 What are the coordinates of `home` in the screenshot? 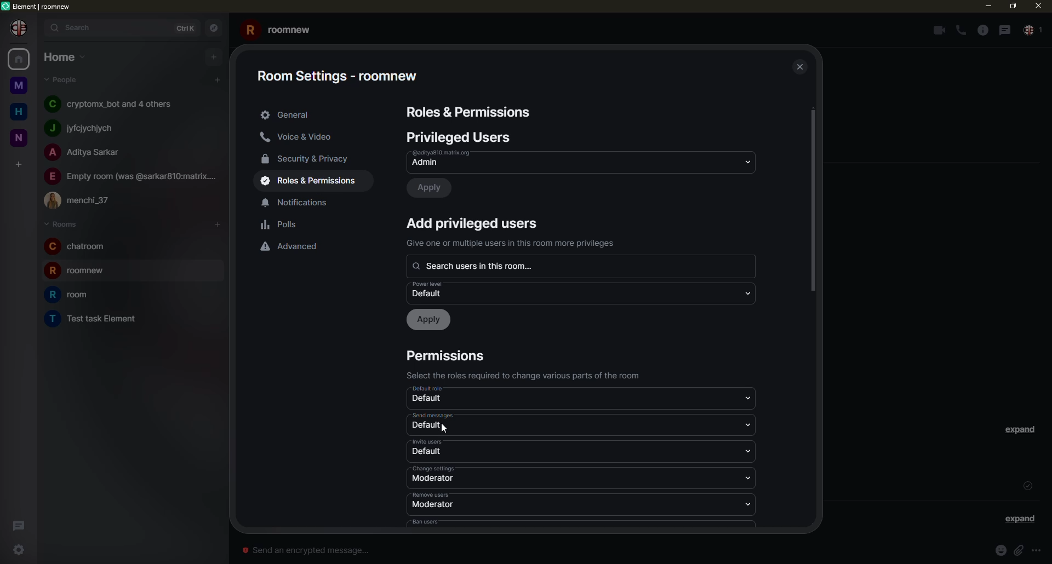 It's located at (65, 57).